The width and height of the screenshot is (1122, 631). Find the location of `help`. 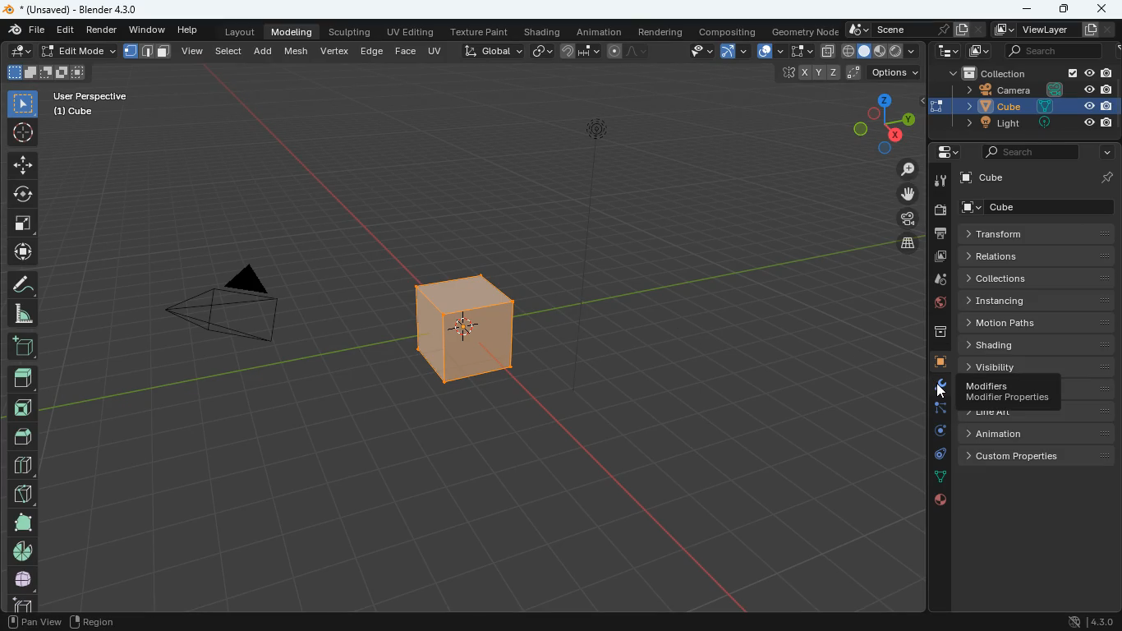

help is located at coordinates (190, 27).